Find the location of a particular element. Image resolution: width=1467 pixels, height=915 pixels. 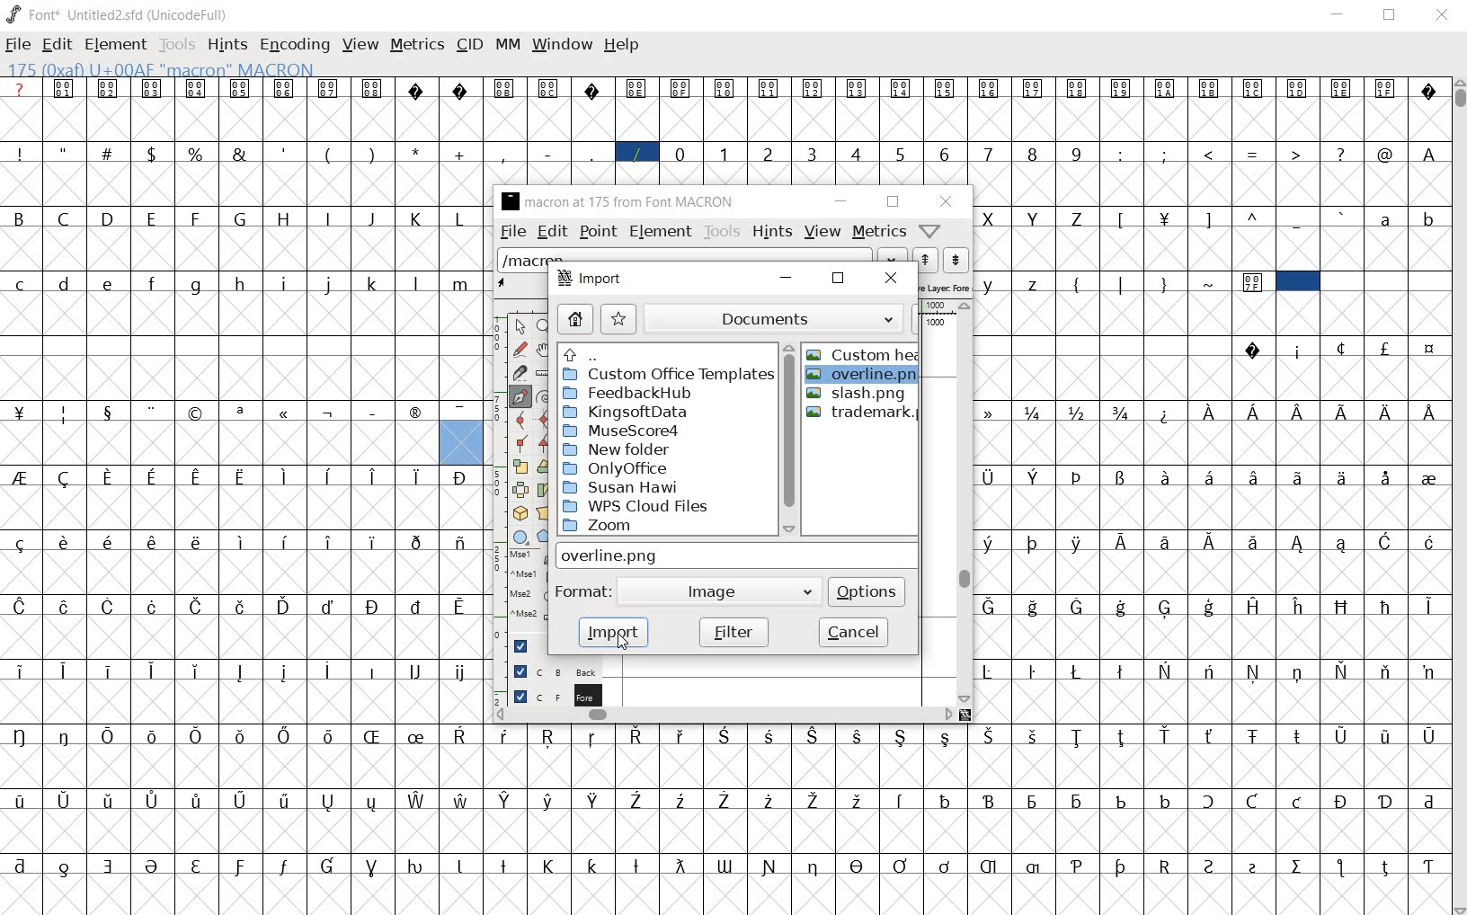

Symbol is located at coordinates (197, 88).